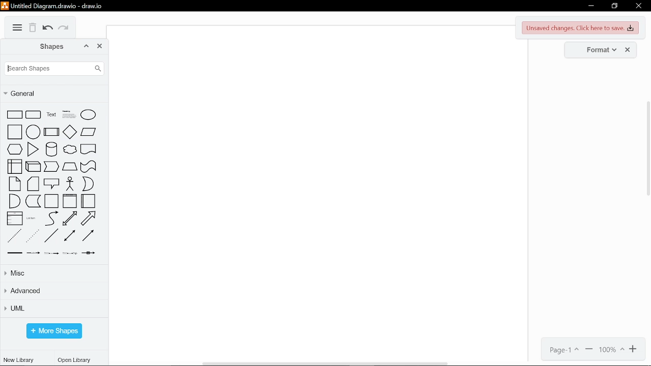 The height and width of the screenshot is (366, 651). What do you see at coordinates (33, 150) in the screenshot?
I see `triangle` at bounding box center [33, 150].